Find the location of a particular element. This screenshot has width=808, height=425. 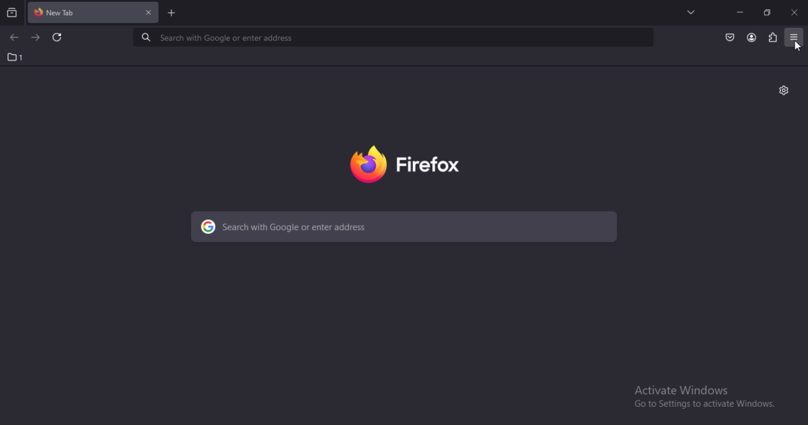

save to pocket is located at coordinates (728, 38).